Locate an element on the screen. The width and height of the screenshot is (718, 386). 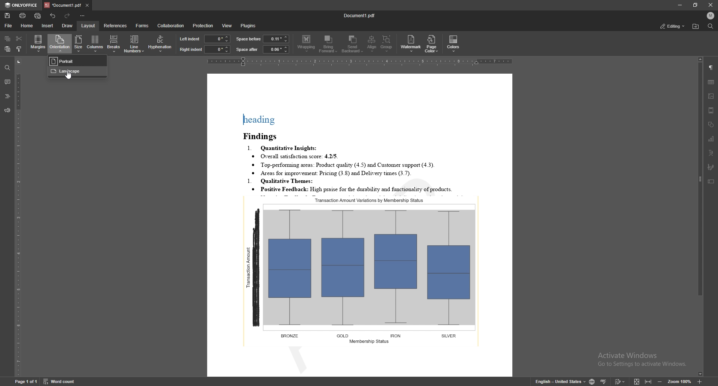
onlyoffice is located at coordinates (22, 5).